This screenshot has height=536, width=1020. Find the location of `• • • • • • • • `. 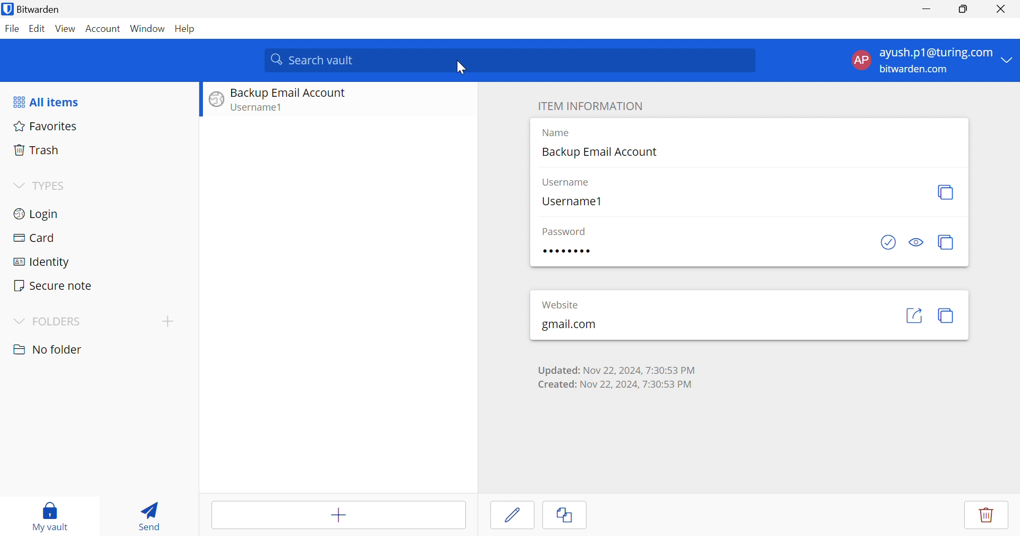

• • • • • • • •  is located at coordinates (559, 306).